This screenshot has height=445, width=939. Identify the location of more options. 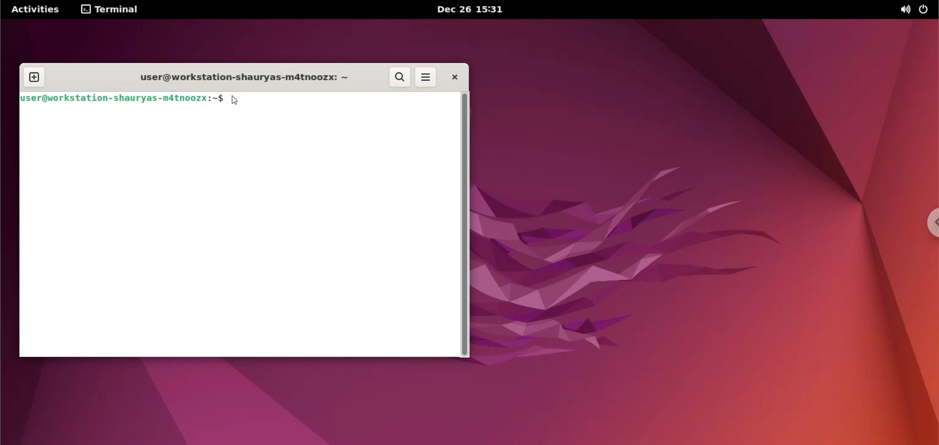
(426, 78).